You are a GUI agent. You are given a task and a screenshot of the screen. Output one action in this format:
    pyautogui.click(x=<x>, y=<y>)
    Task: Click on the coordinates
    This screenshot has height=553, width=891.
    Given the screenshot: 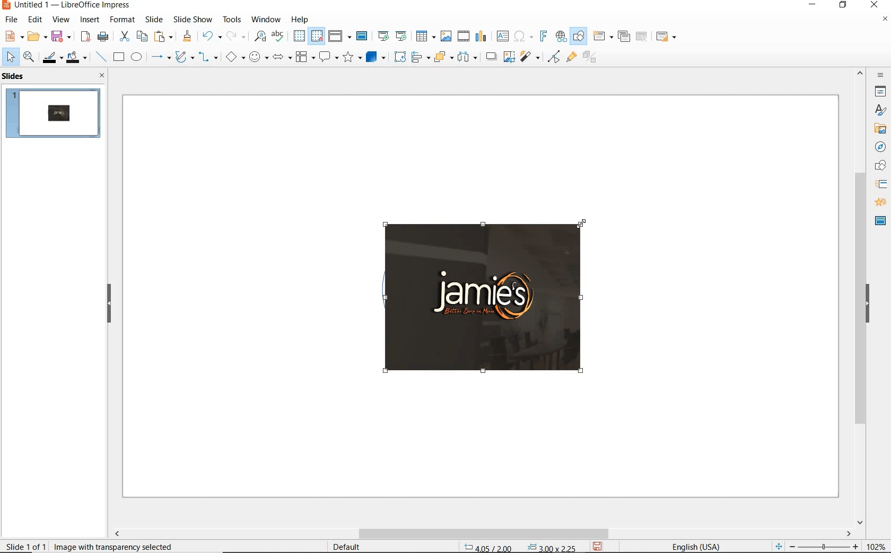 What is the action you would take?
    pyautogui.click(x=519, y=548)
    